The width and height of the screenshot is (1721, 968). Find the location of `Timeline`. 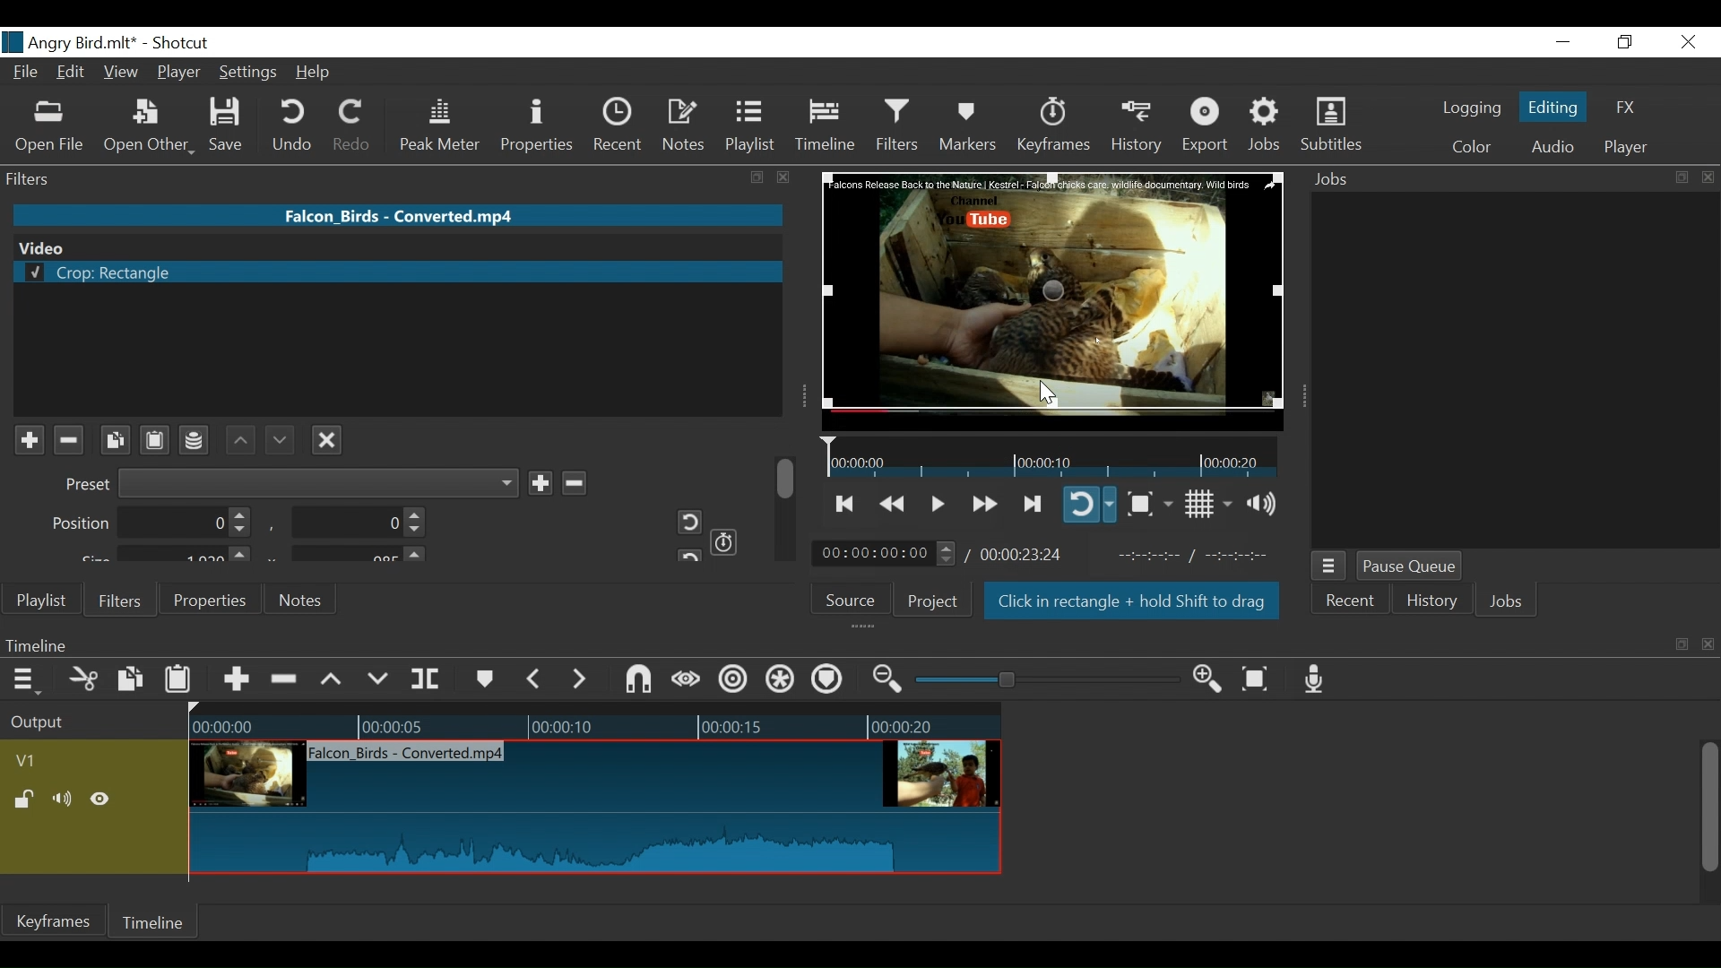

Timeline is located at coordinates (594, 722).